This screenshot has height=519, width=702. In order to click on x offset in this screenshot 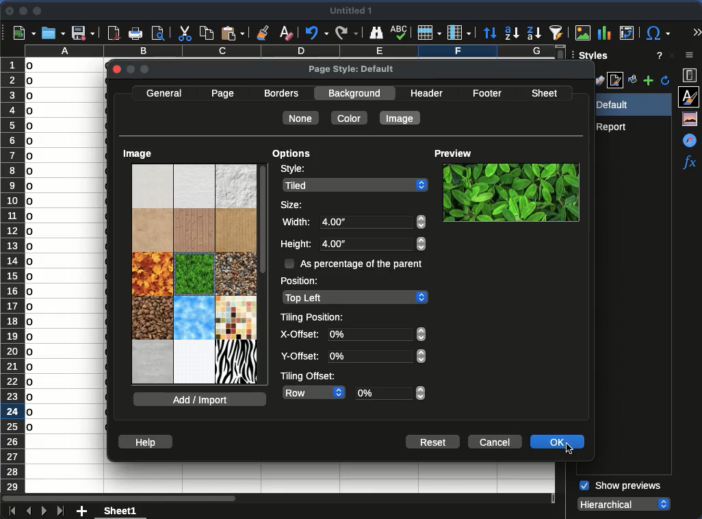, I will do `click(300, 336)`.